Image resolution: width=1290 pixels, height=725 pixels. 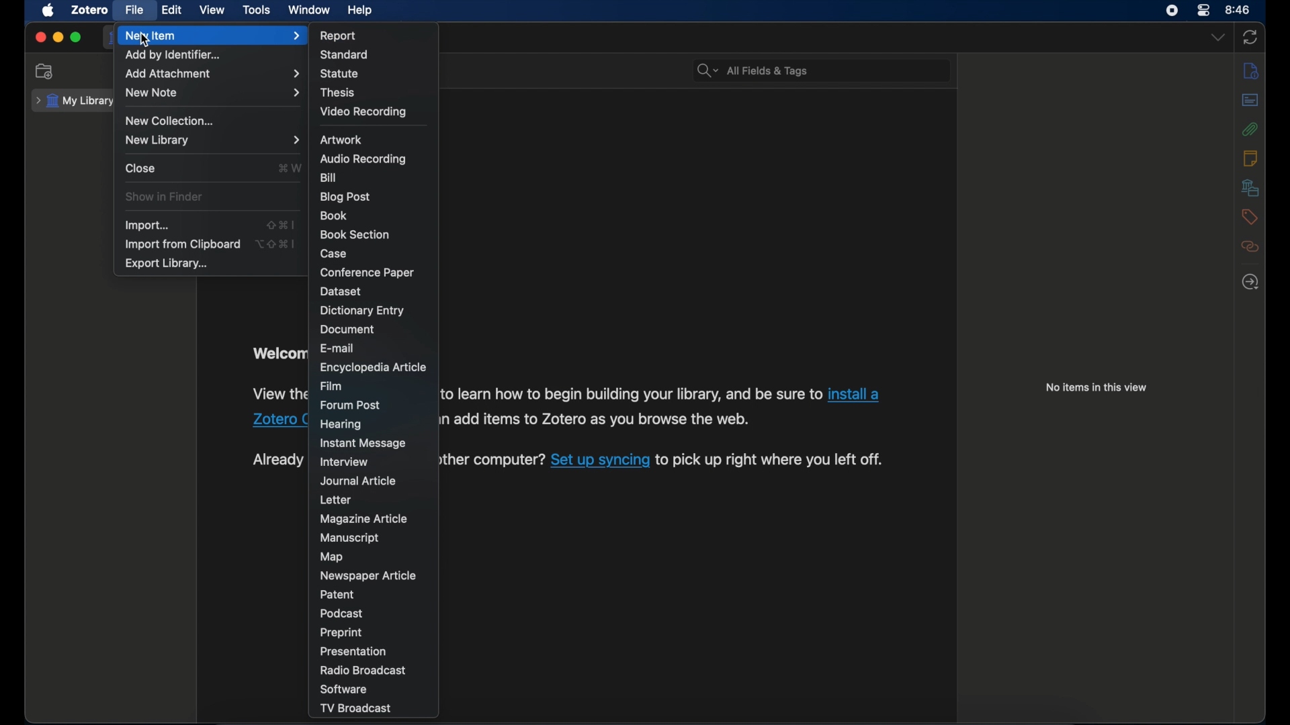 What do you see at coordinates (331, 385) in the screenshot?
I see `film` at bounding box center [331, 385].